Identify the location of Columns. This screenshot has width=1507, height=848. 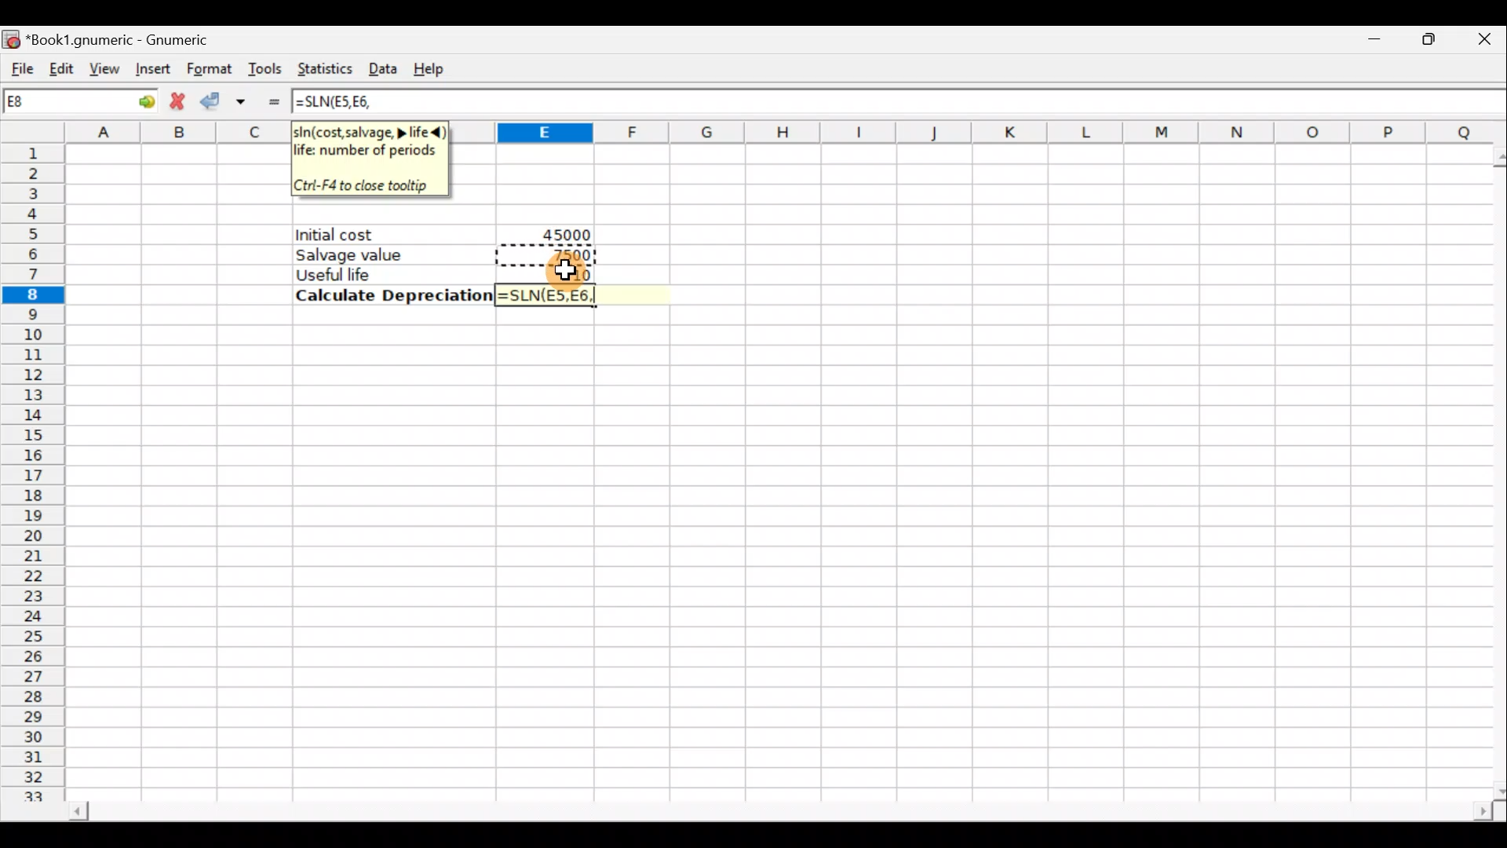
(997, 133).